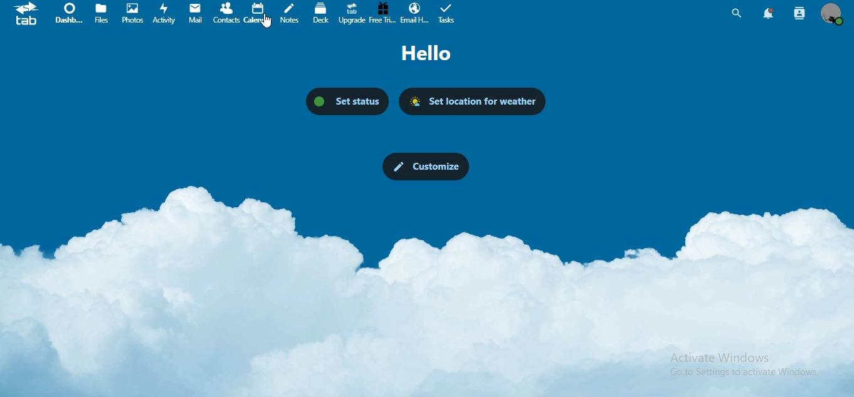  Describe the element at coordinates (197, 12) in the screenshot. I see `mail` at that location.